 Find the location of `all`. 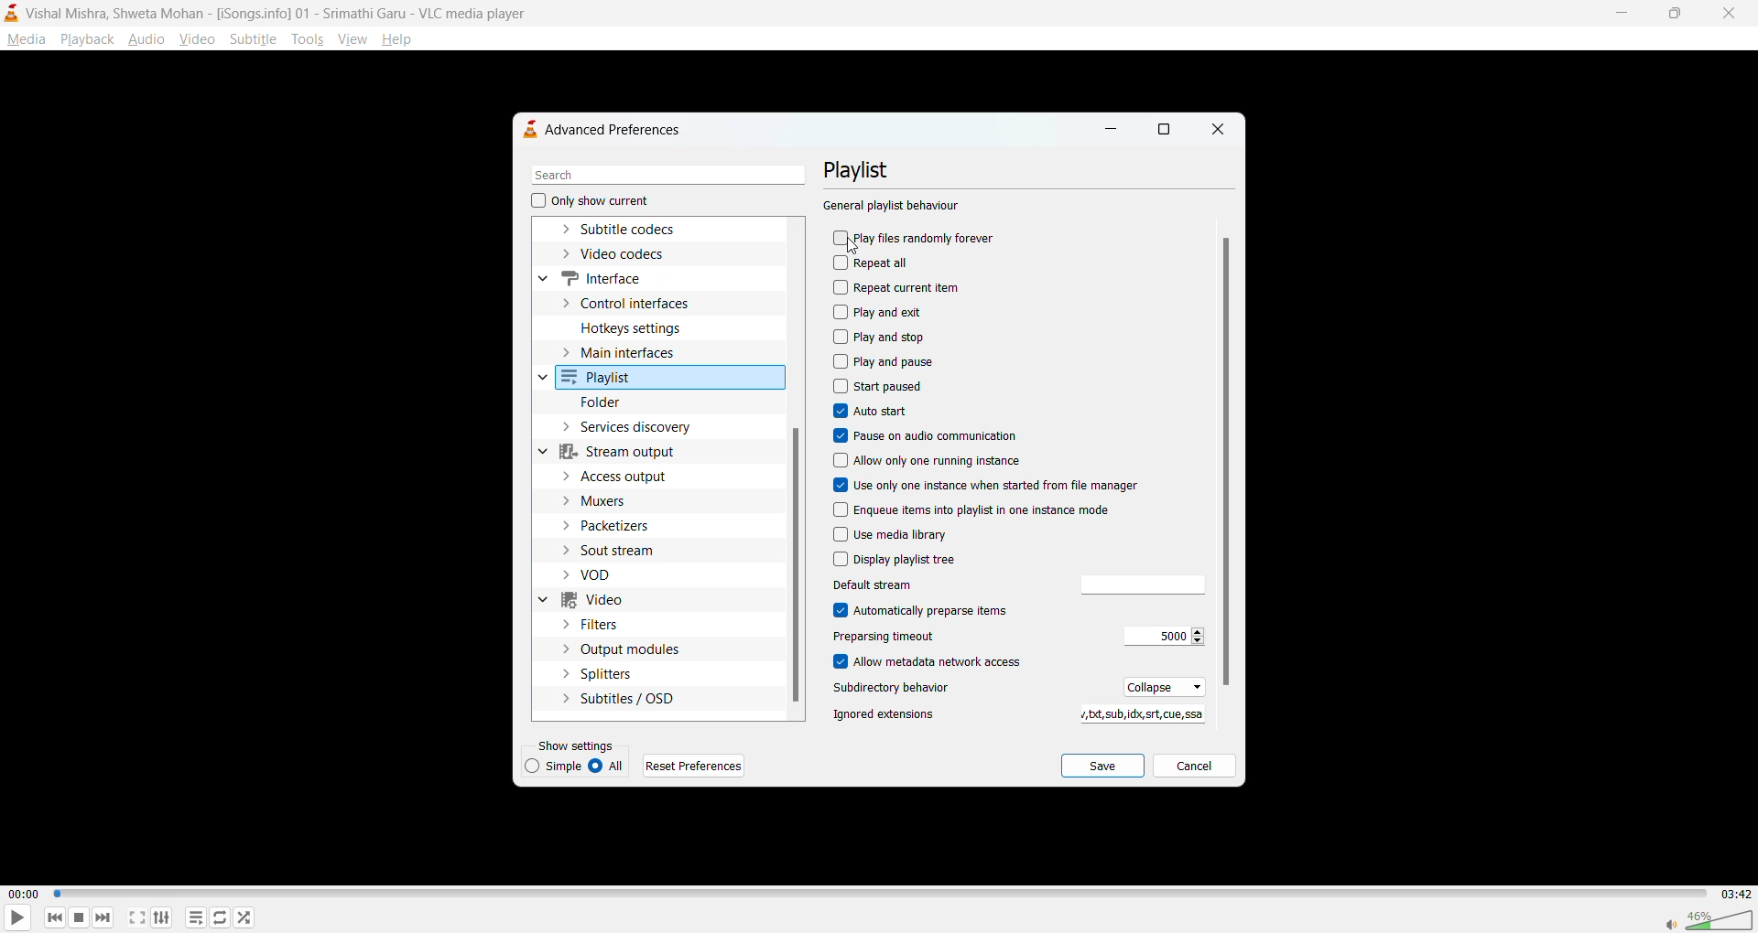

all is located at coordinates (611, 767).